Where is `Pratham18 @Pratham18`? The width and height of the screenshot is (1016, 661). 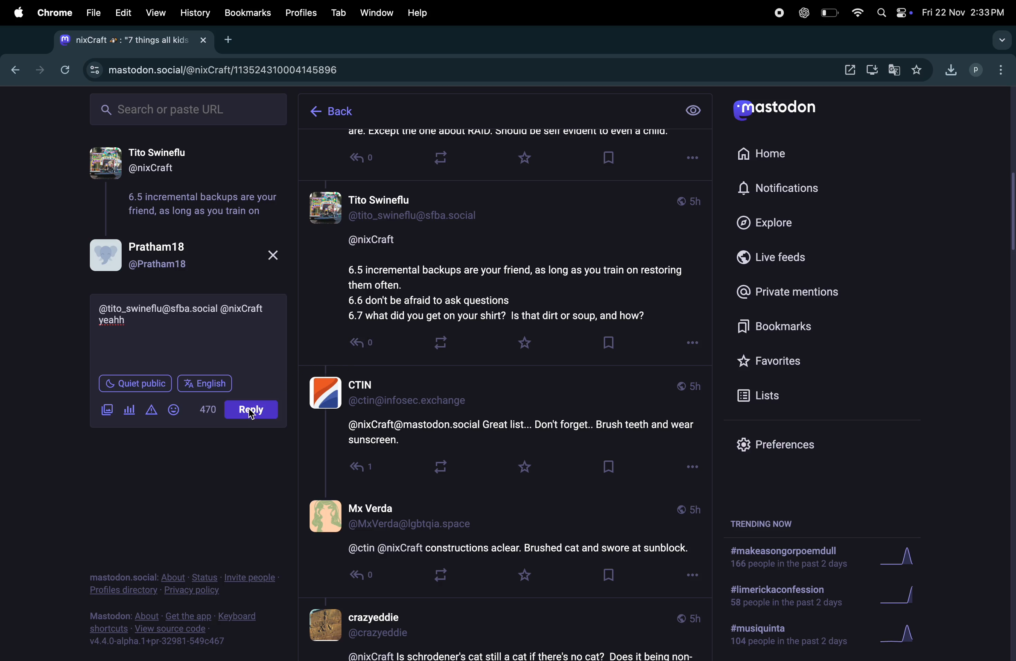
Pratham18 @Pratham18 is located at coordinates (189, 254).